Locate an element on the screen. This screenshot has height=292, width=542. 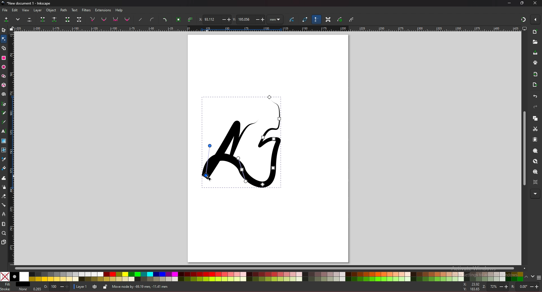
text is located at coordinates (4, 131).